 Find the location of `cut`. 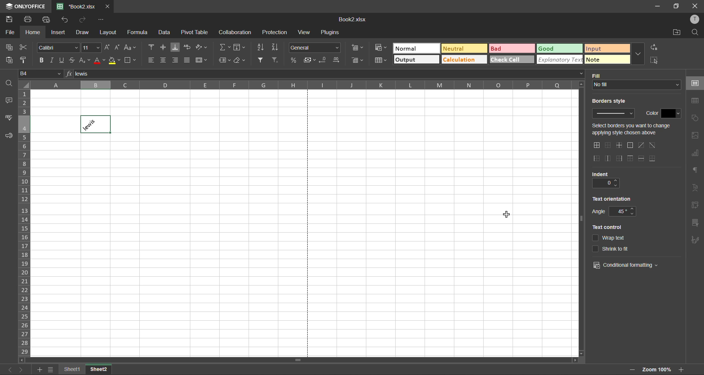

cut is located at coordinates (25, 48).